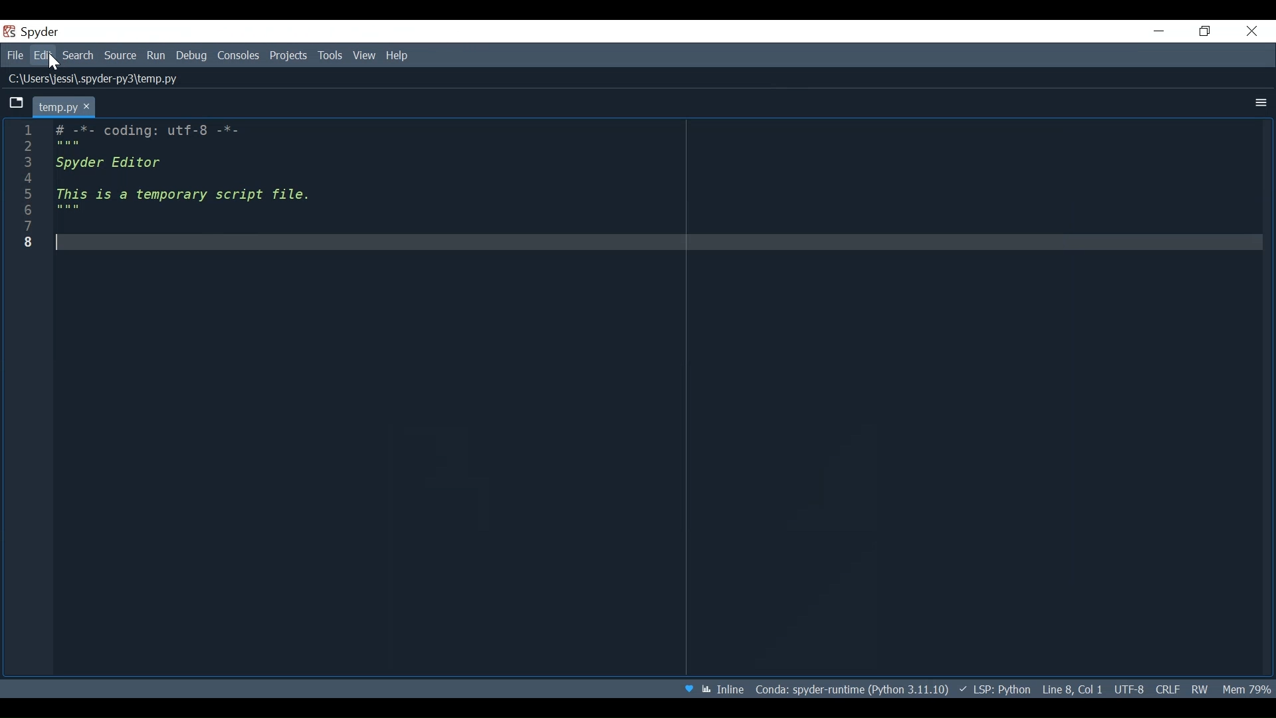  I want to click on File Encoding, so click(1130, 689).